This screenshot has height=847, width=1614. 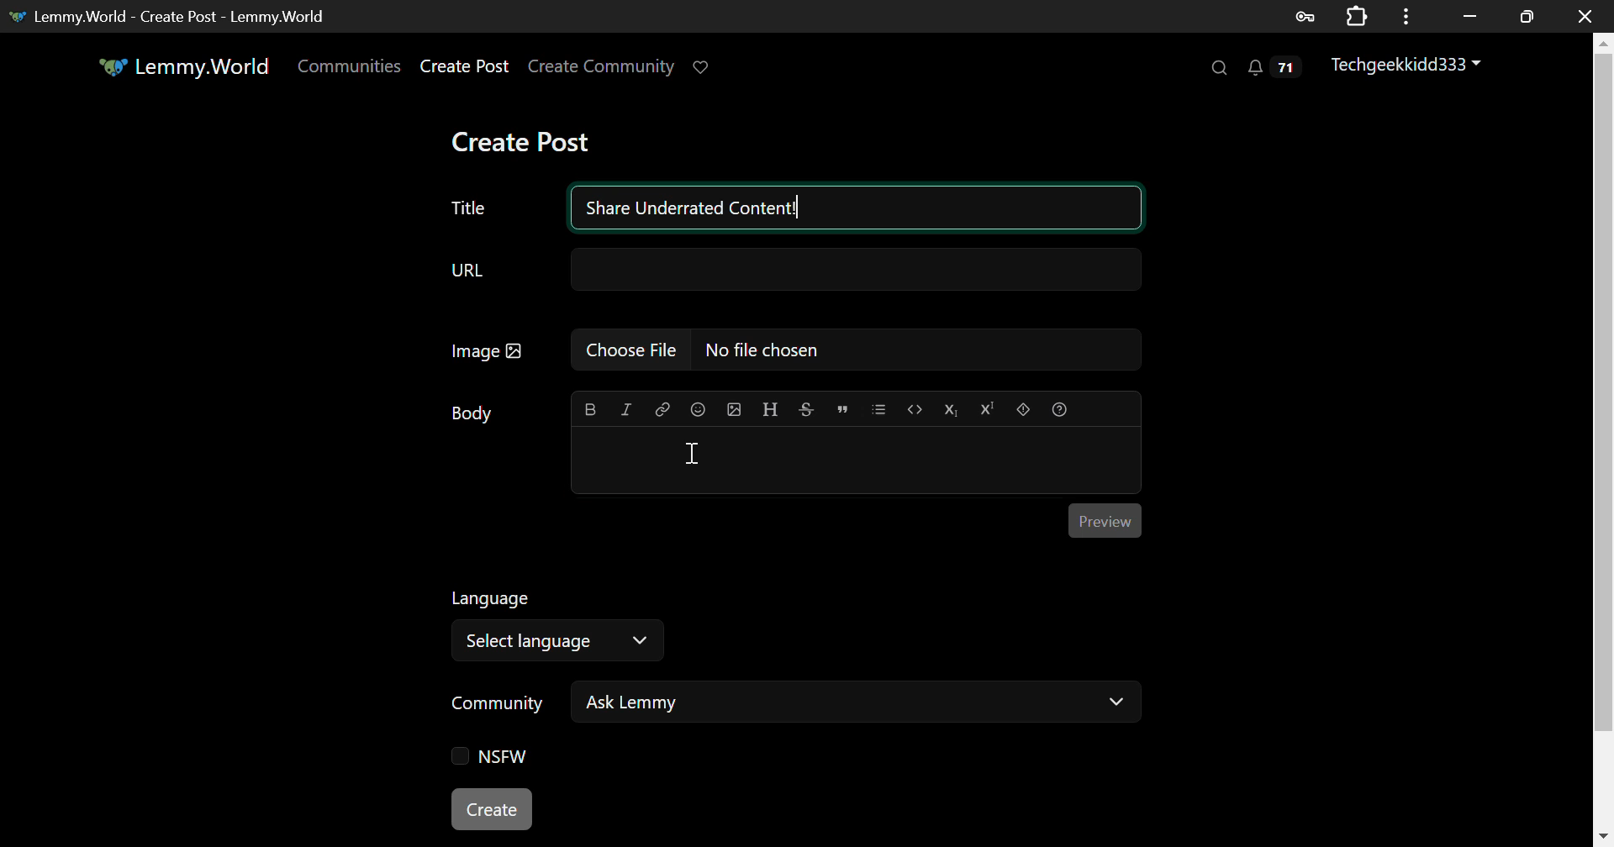 I want to click on Notifications, so click(x=1278, y=68).